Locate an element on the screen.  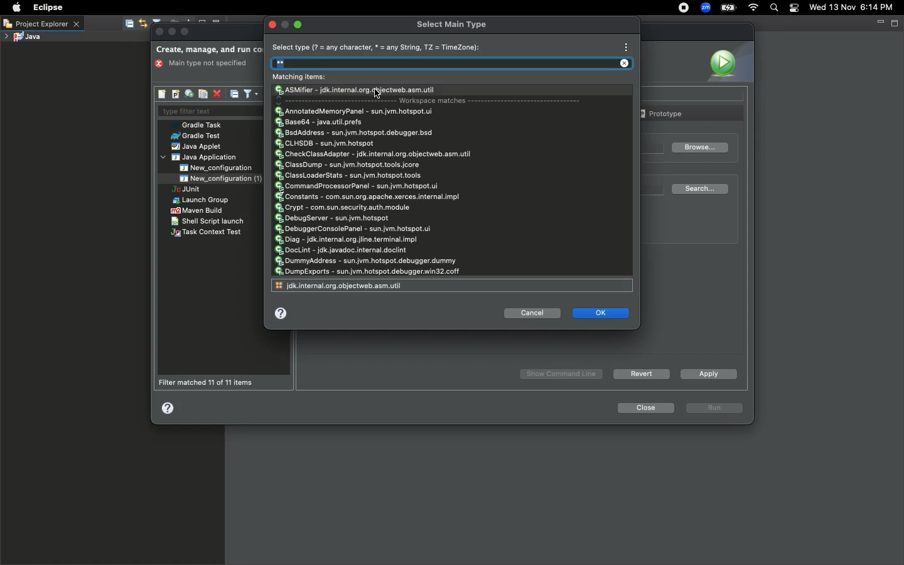
Close is located at coordinates (644, 408).